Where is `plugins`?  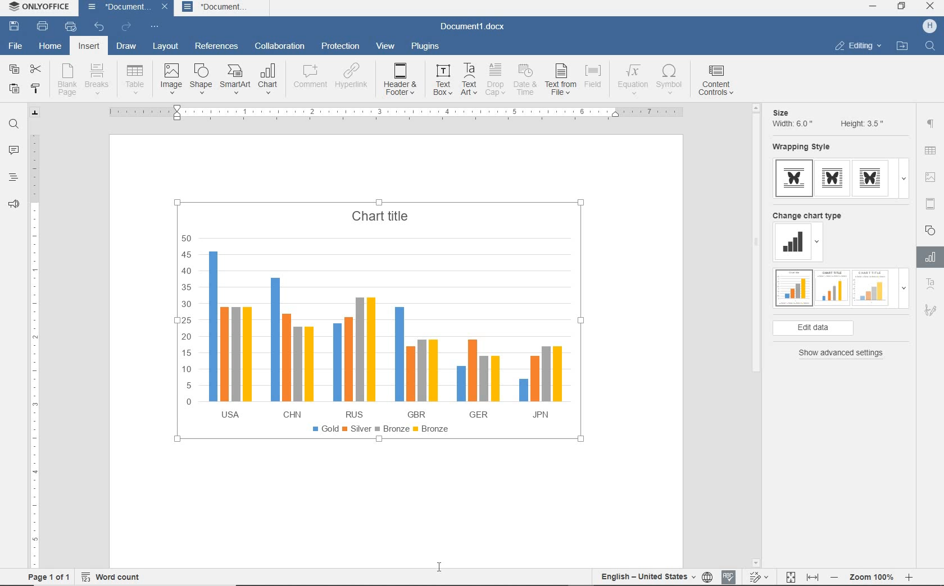
plugins is located at coordinates (425, 47).